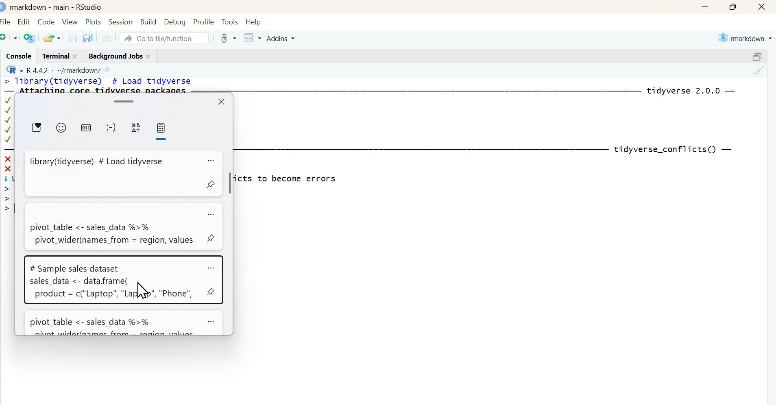  Describe the element at coordinates (212, 159) in the screenshot. I see `options` at that location.